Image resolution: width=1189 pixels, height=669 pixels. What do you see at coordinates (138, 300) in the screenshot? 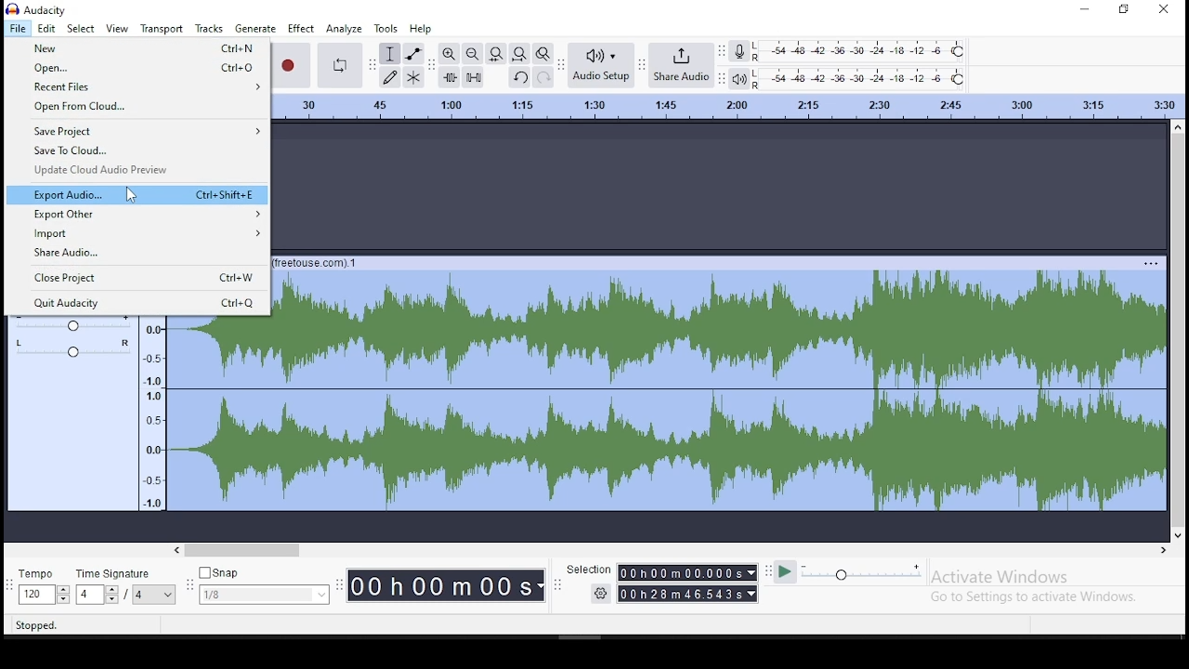
I see `quit audacity` at bounding box center [138, 300].